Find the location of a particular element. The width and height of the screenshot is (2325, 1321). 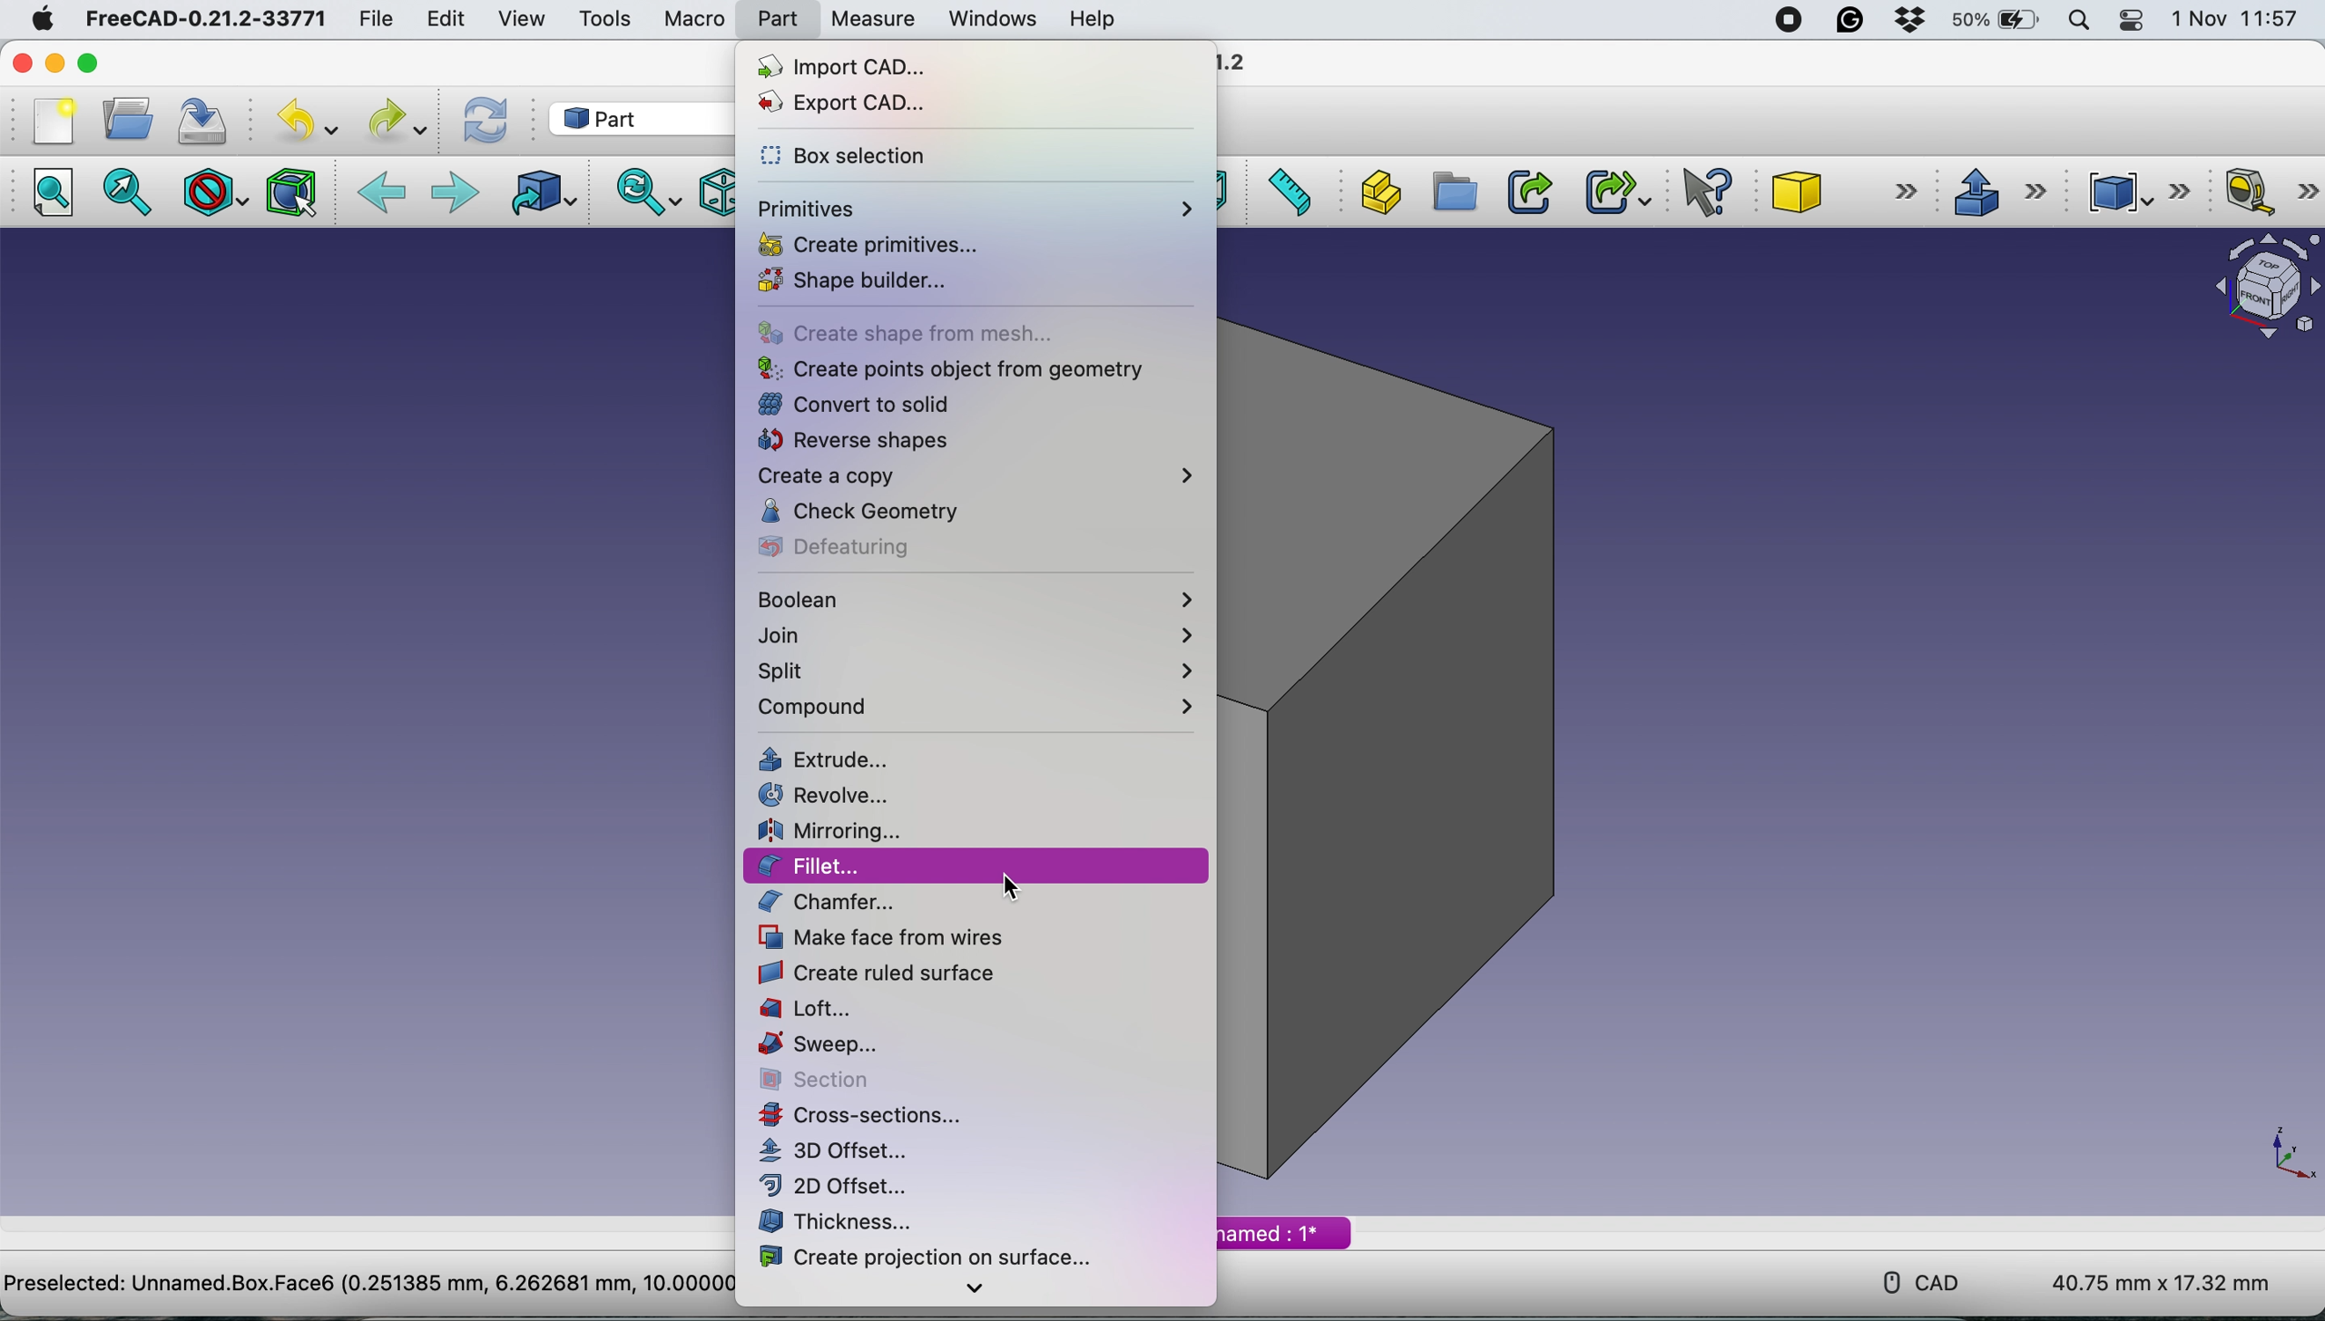

more options is located at coordinates (976, 1291).